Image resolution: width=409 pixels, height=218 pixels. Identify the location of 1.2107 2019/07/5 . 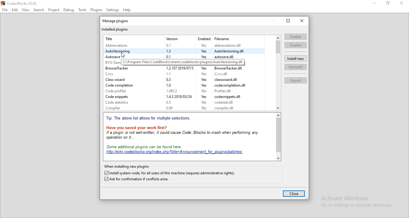
(178, 68).